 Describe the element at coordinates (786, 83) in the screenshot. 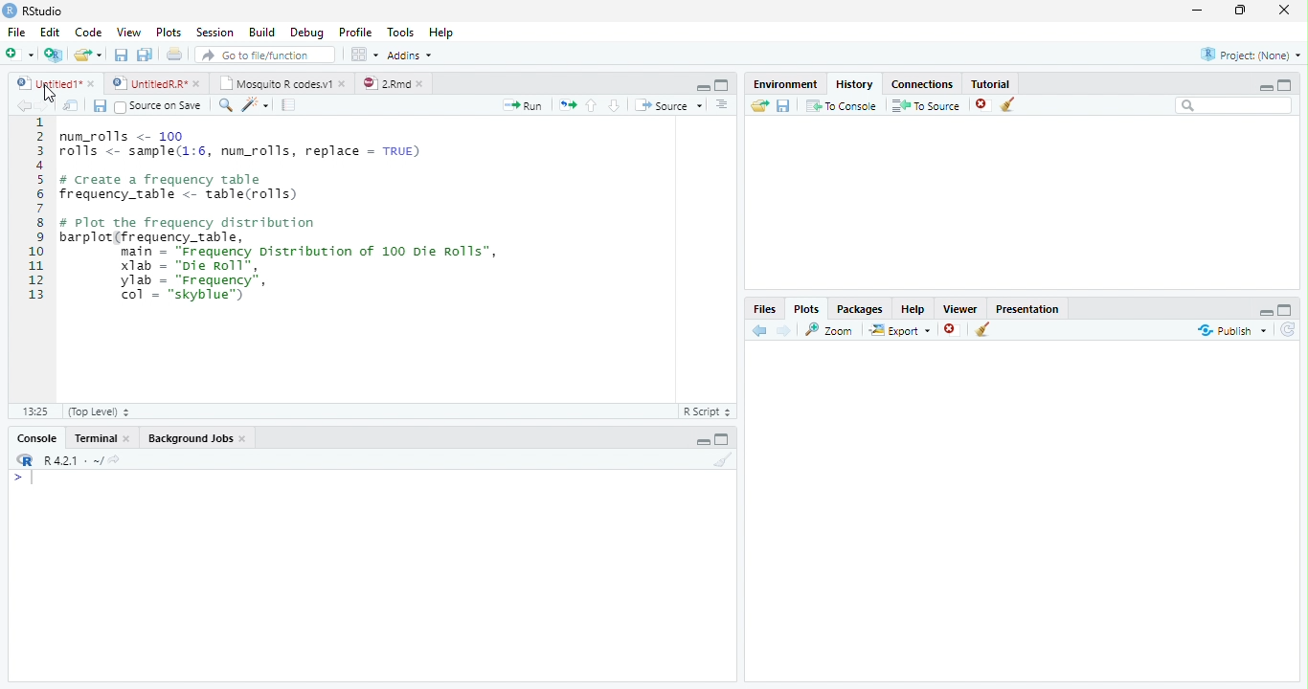

I see `Environment` at that location.